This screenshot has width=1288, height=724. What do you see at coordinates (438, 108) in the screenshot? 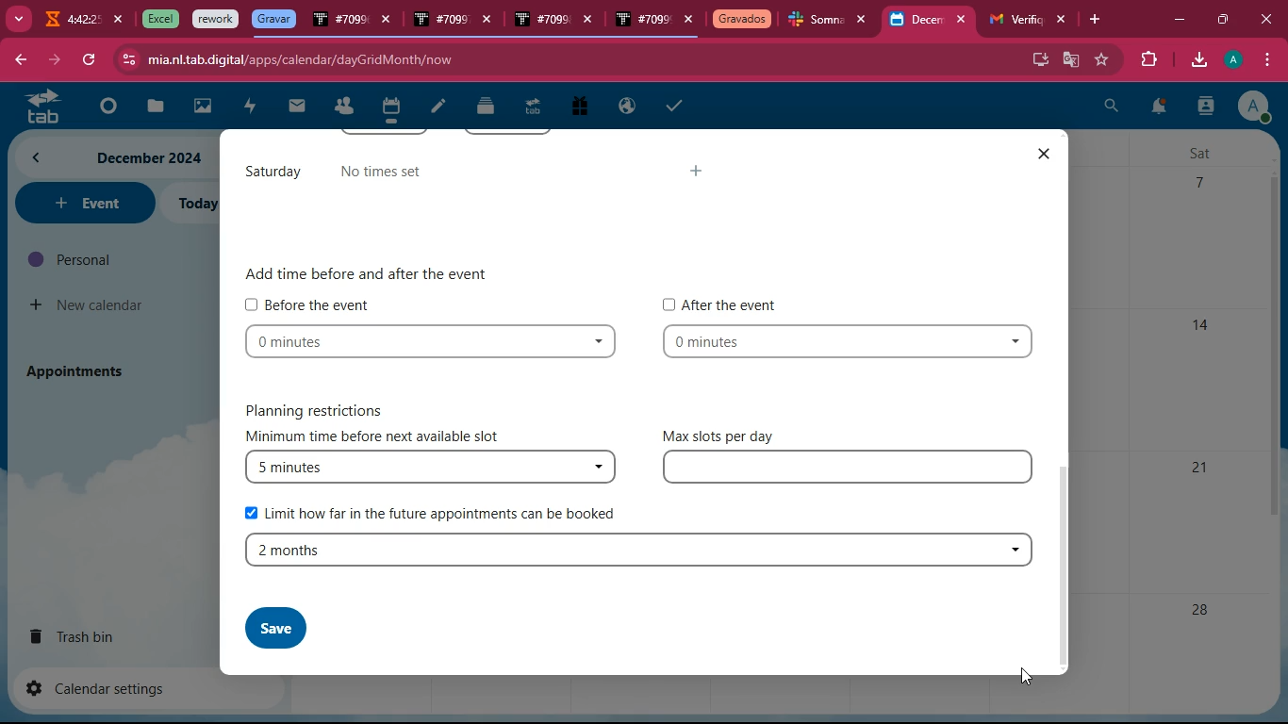
I see `edit` at bounding box center [438, 108].